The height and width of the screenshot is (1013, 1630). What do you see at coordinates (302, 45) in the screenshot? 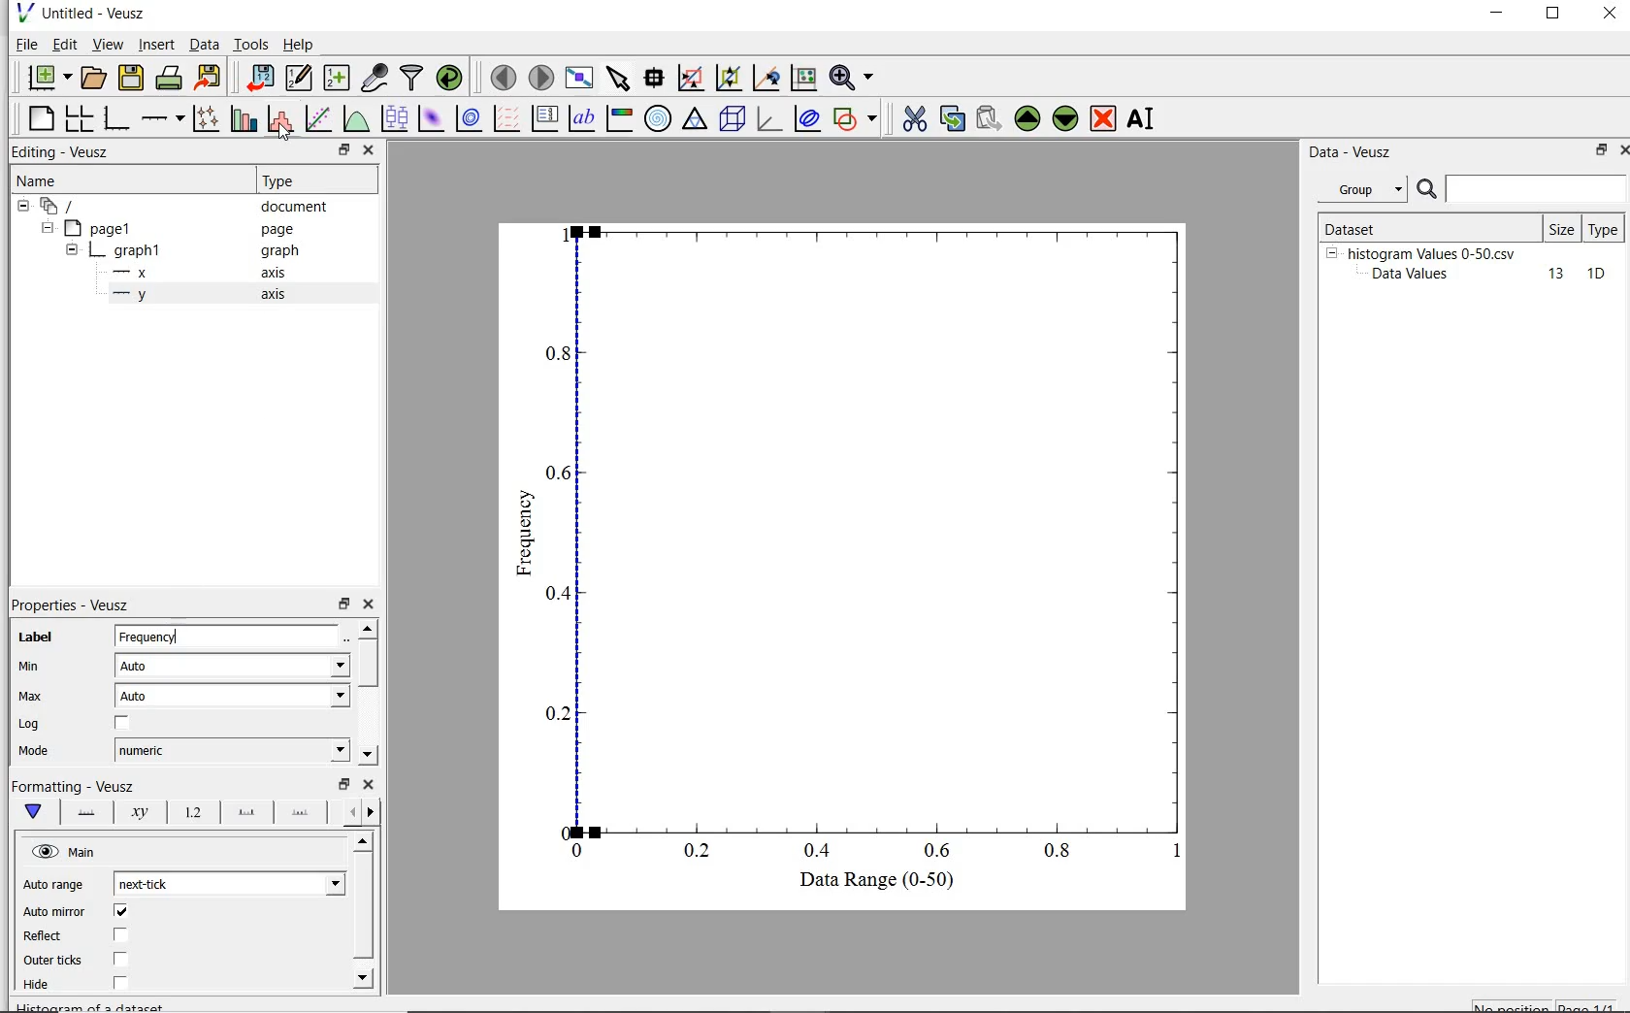
I see `help` at bounding box center [302, 45].